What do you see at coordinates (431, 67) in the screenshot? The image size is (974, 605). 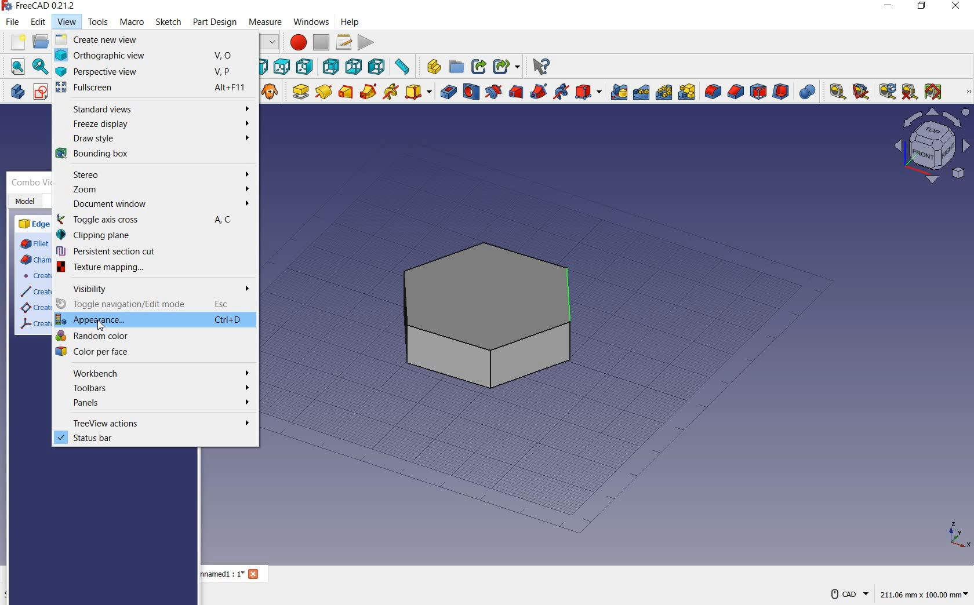 I see `create part` at bounding box center [431, 67].